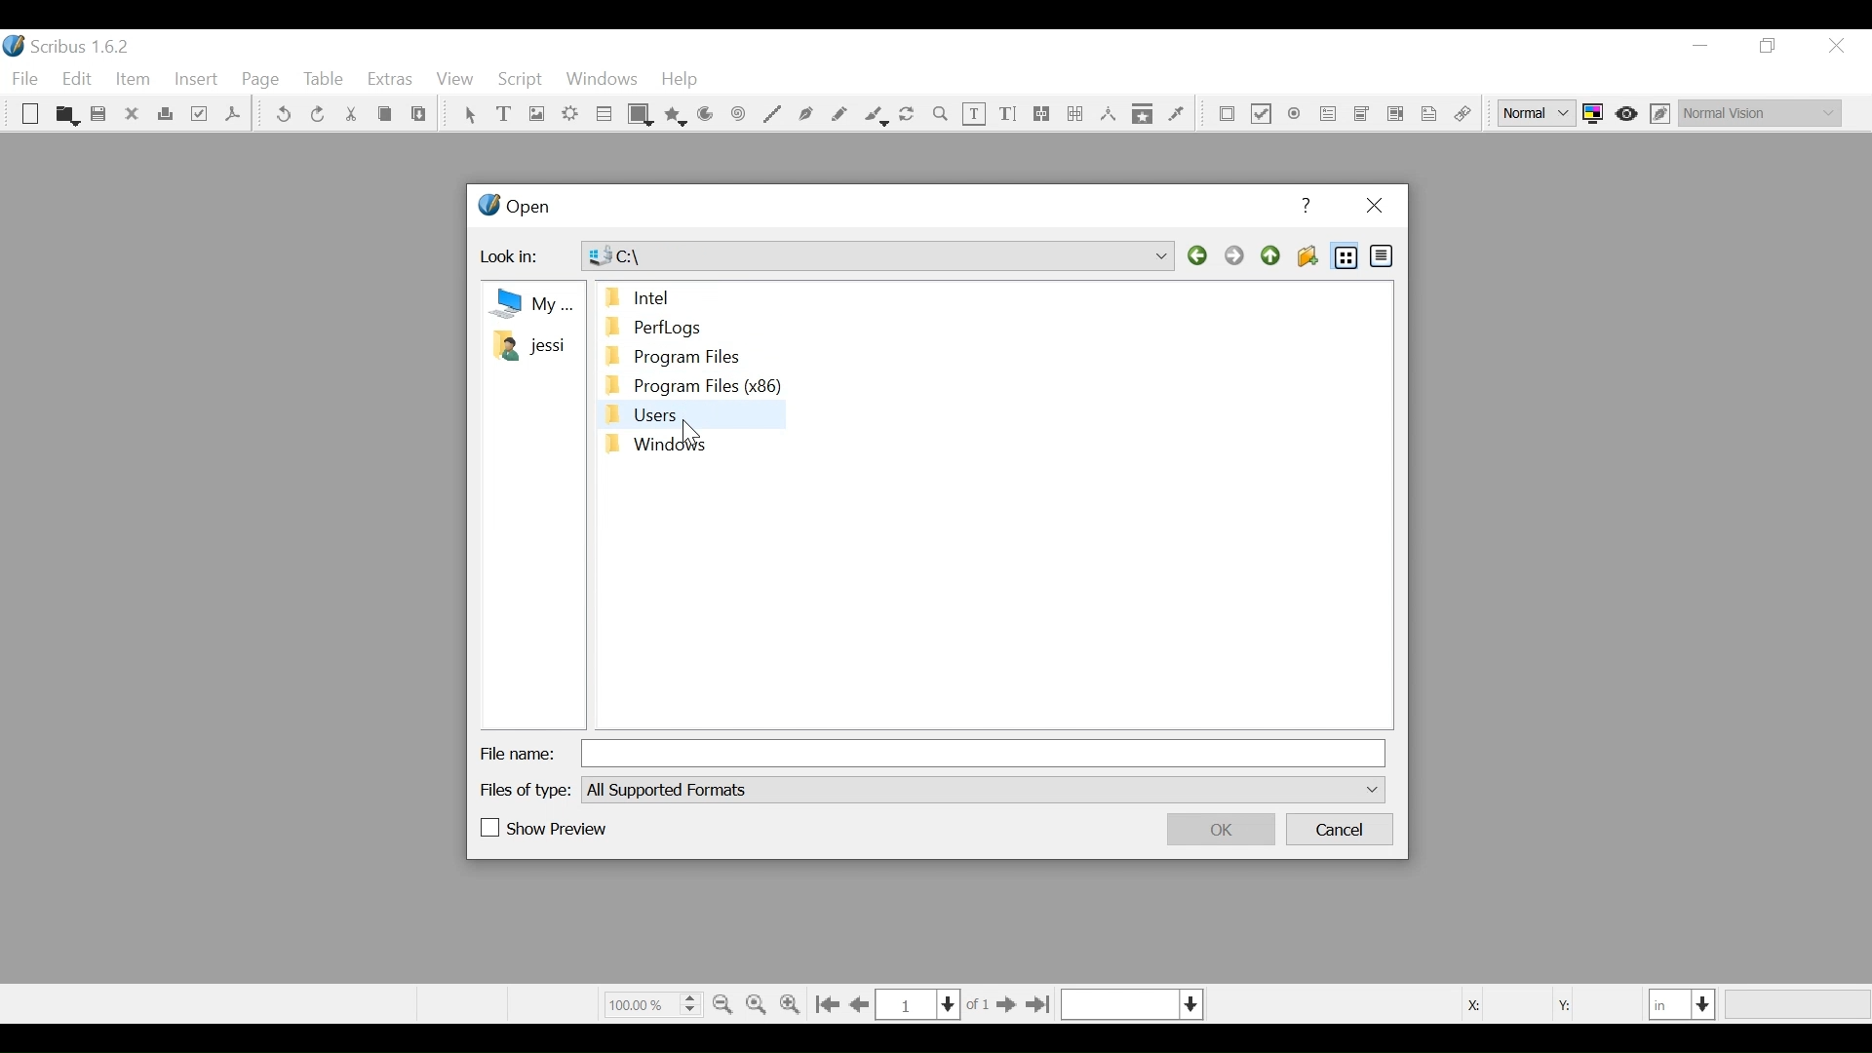 The image size is (1872, 1053). What do you see at coordinates (1042, 114) in the screenshot?
I see `link text frames` at bounding box center [1042, 114].